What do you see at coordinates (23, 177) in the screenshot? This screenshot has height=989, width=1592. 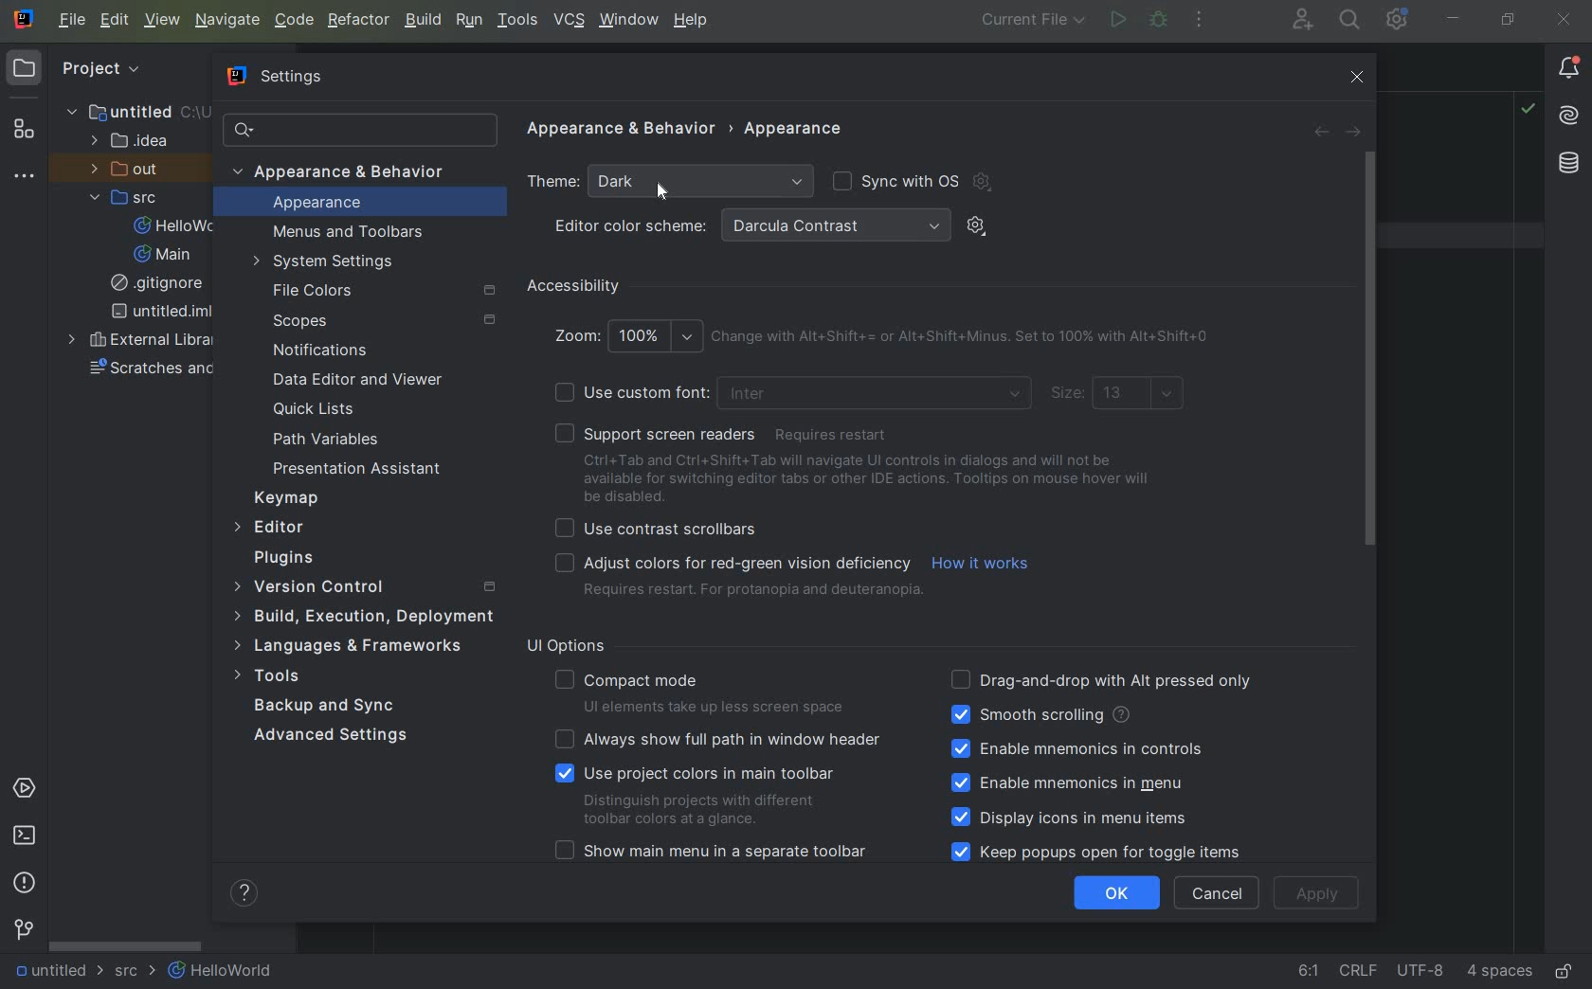 I see `MORE TOOL WINDOWS` at bounding box center [23, 177].